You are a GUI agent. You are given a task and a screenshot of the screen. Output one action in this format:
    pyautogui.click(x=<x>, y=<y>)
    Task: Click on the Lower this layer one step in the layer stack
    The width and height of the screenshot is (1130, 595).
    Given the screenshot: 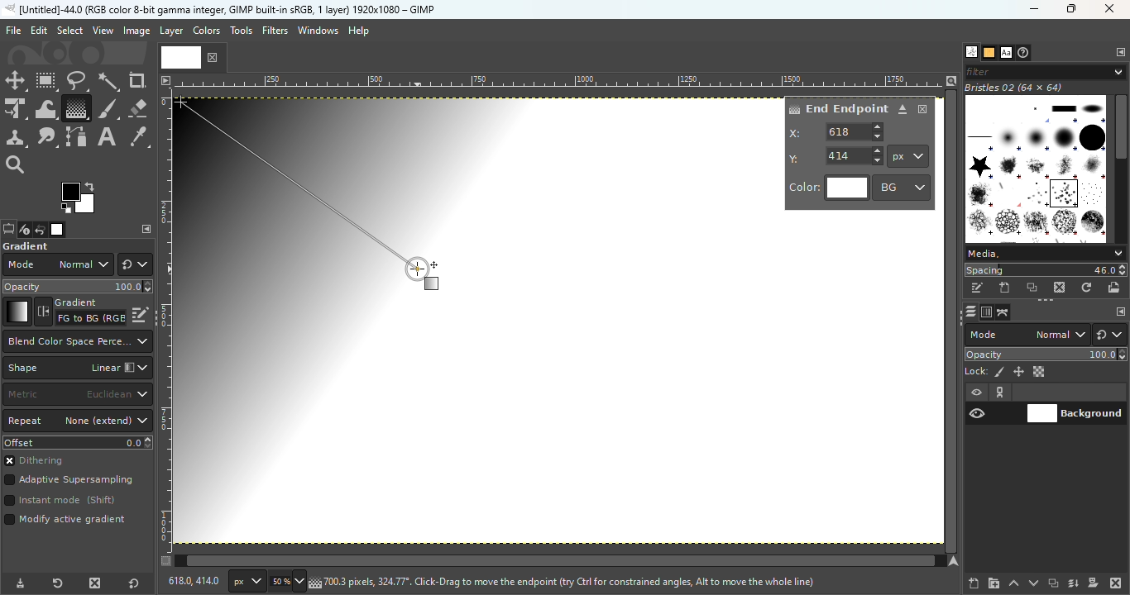 What is the action you would take?
    pyautogui.click(x=1033, y=583)
    